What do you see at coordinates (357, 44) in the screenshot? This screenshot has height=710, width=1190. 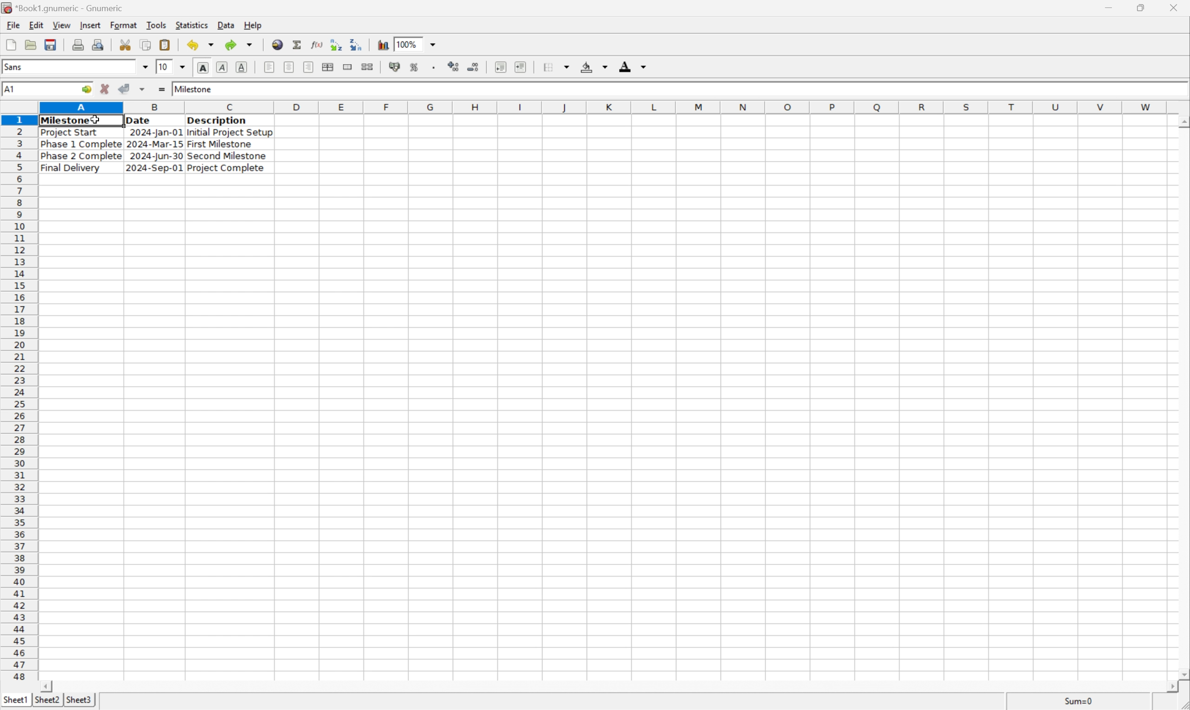 I see `Sort the selected region in descending order based on the first column selected` at bounding box center [357, 44].